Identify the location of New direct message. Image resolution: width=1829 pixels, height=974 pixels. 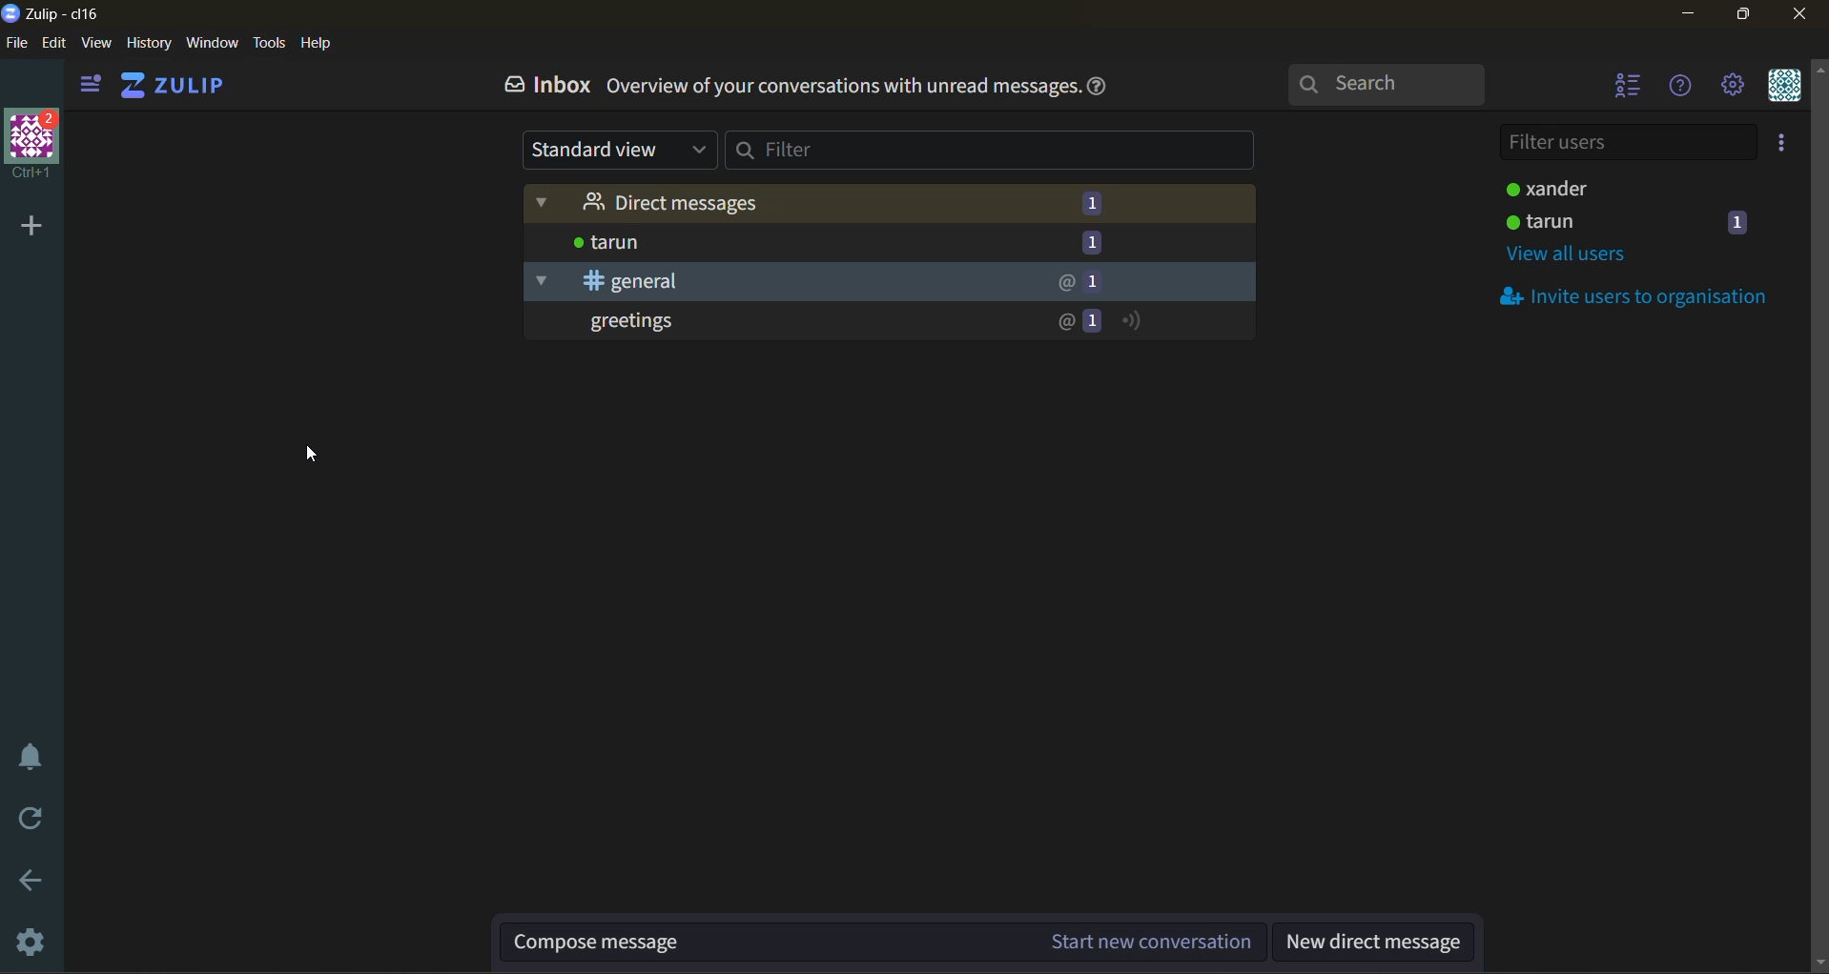
(1390, 941).